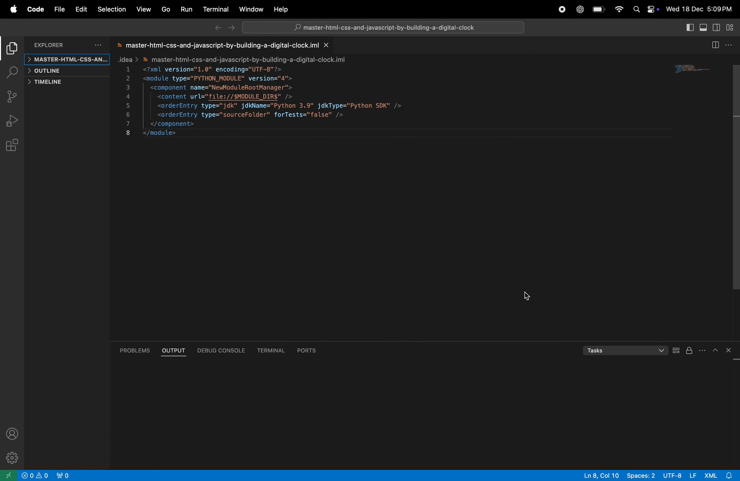 The width and height of the screenshot is (740, 481). What do you see at coordinates (705, 27) in the screenshot?
I see `toggle panel` at bounding box center [705, 27].